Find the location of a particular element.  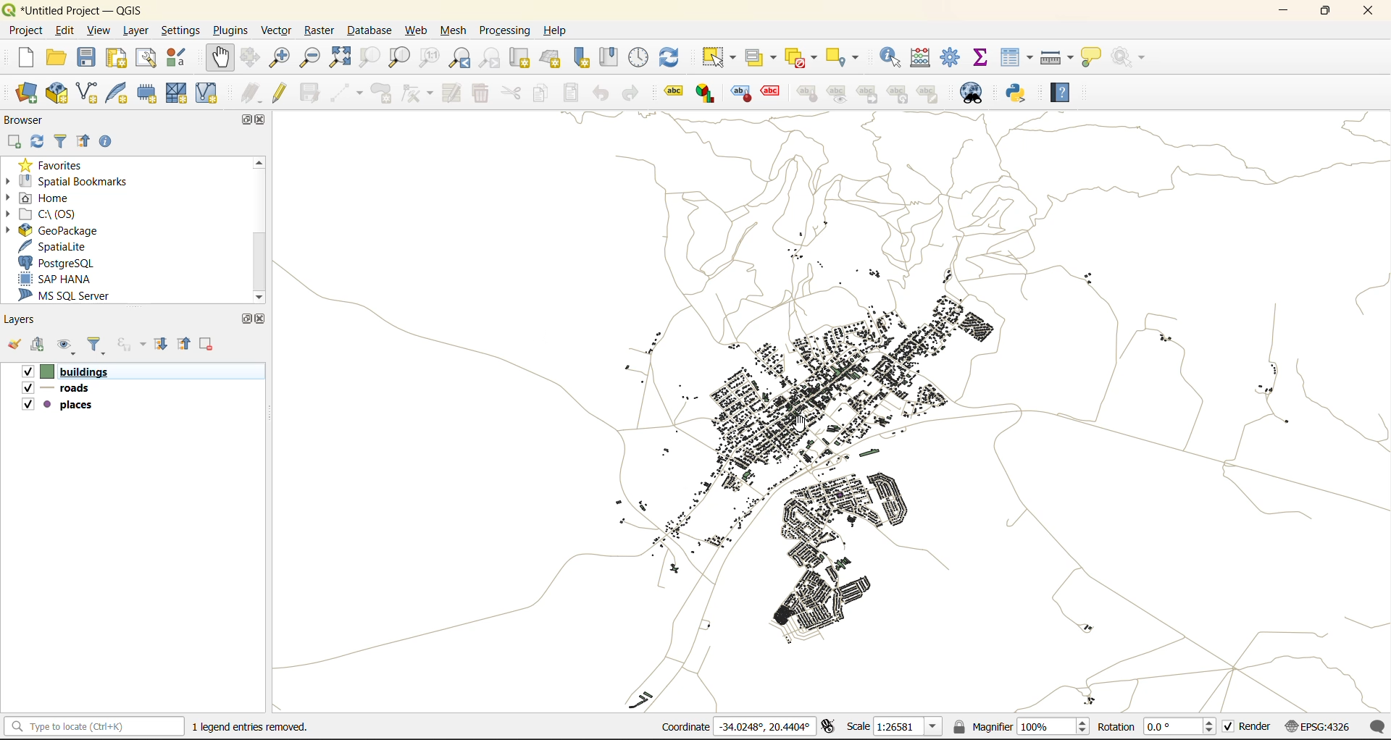

add geopackage is located at coordinates (59, 93).